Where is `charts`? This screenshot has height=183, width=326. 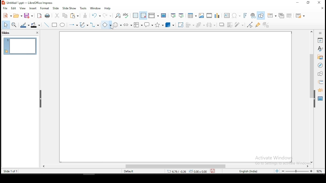
charts is located at coordinates (217, 15).